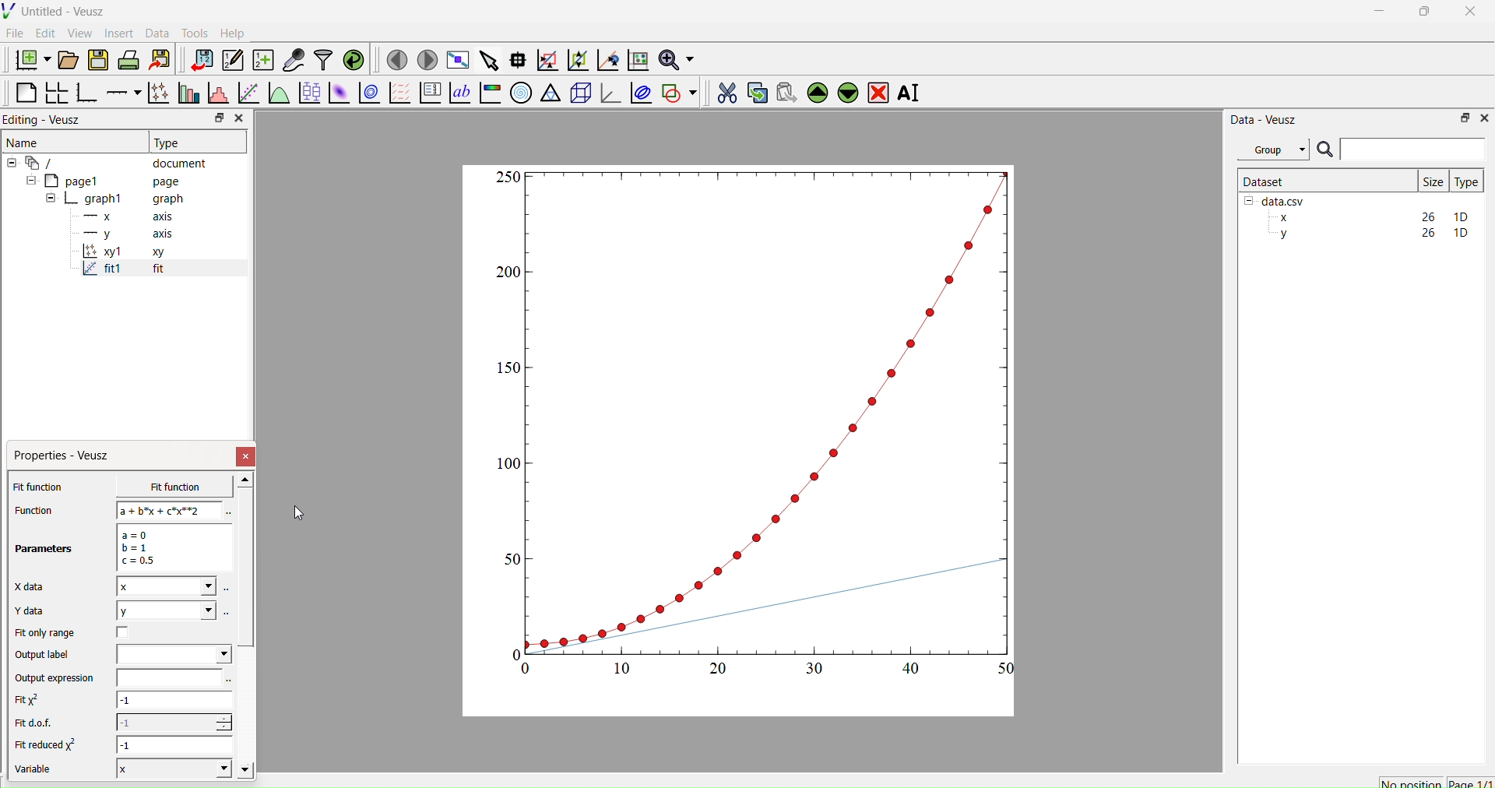  I want to click on Properties - Veusz, so click(65, 456).